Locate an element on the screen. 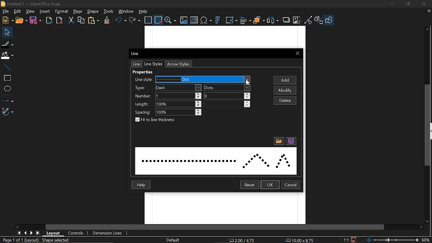 This screenshot has width=432, height=243. Modify is located at coordinates (286, 90).